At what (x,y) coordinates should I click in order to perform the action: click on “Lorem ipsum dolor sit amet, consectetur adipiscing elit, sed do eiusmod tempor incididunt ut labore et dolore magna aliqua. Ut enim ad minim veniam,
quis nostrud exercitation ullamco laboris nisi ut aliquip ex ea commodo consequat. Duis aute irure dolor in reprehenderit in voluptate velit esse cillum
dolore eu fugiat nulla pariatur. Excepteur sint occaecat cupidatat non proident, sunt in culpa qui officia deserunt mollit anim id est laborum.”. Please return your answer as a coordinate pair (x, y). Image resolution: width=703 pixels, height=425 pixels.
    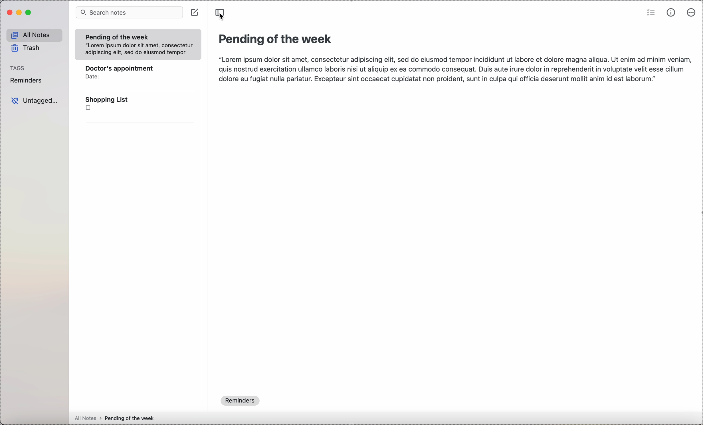
    Looking at the image, I should click on (453, 69).